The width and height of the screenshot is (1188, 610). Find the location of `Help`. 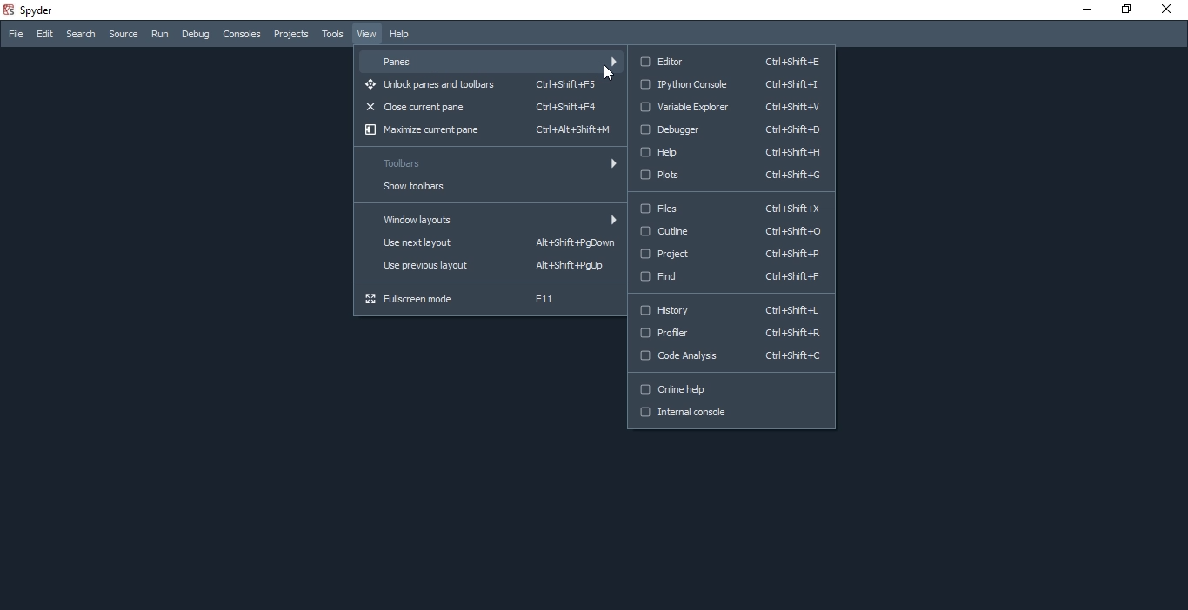

Help is located at coordinates (404, 35).